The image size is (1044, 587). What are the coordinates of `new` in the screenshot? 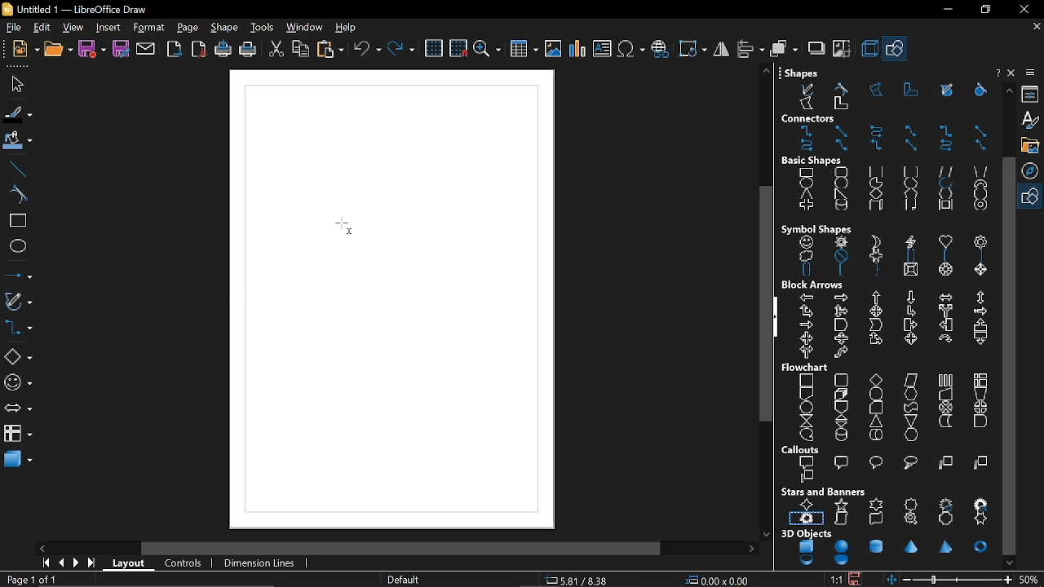 It's located at (25, 50).